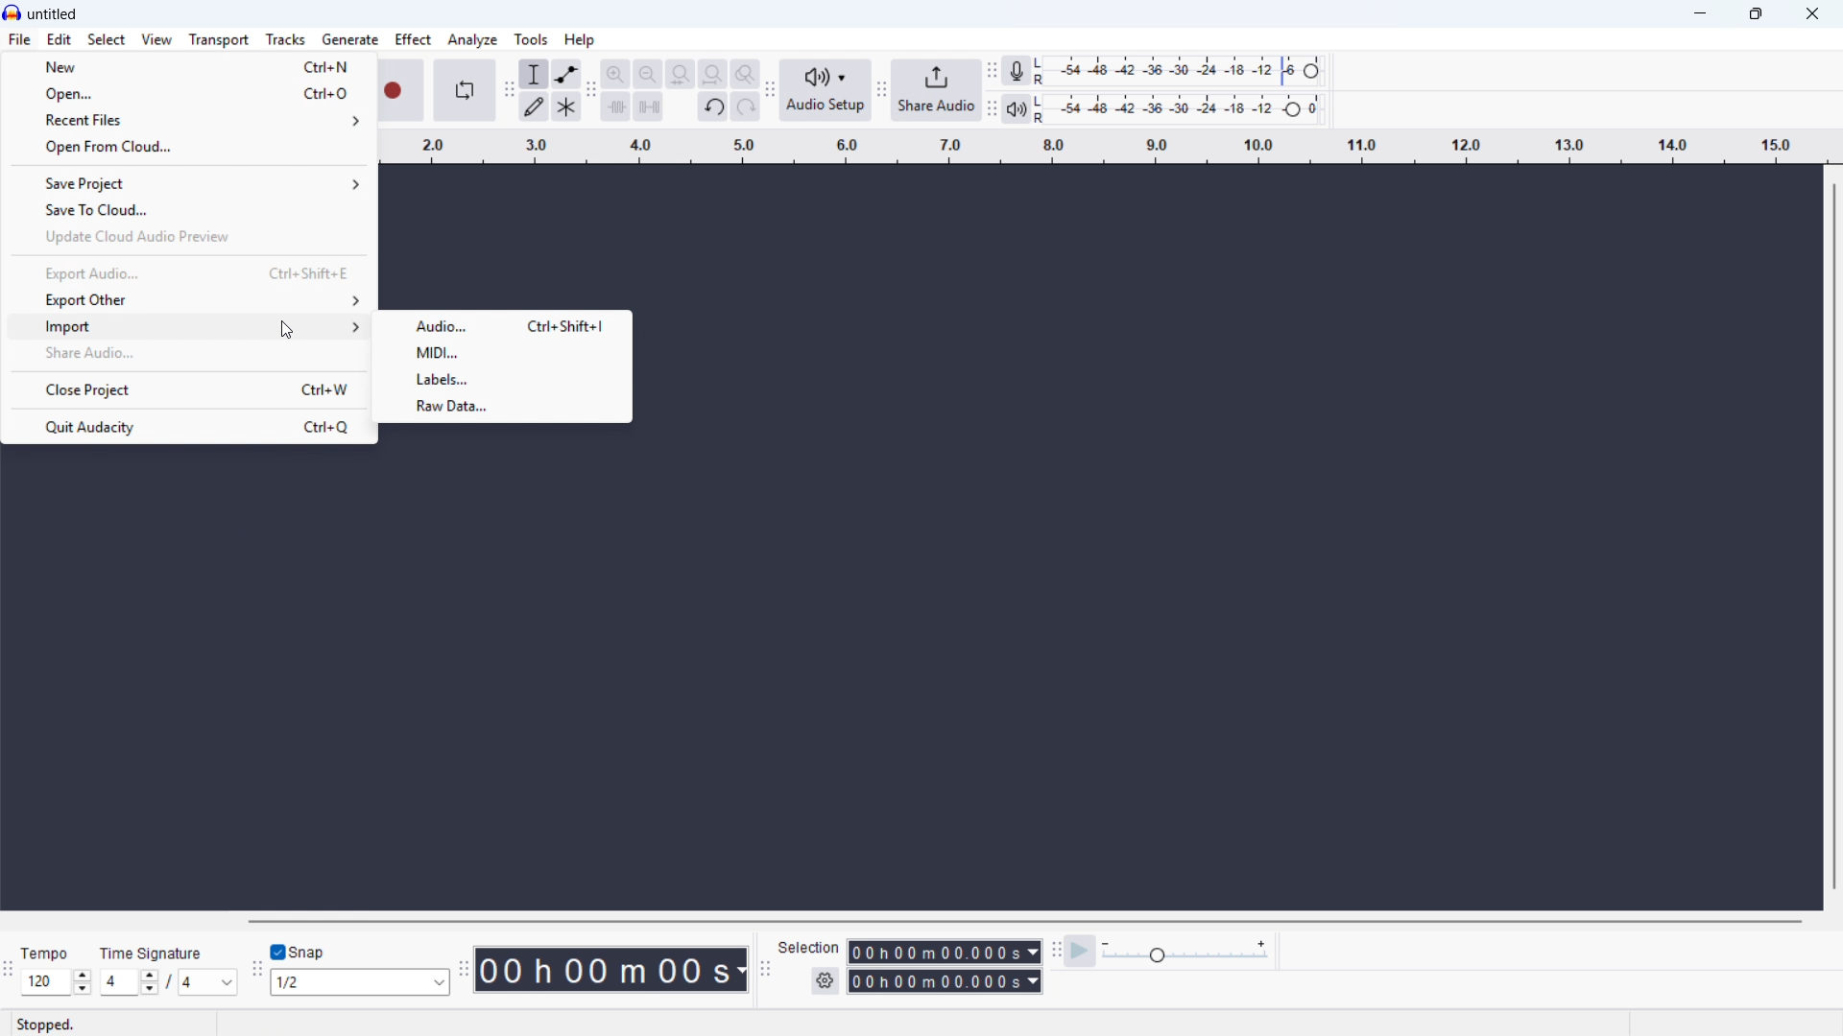 The image size is (1843, 1036). I want to click on cursor, so click(286, 331).